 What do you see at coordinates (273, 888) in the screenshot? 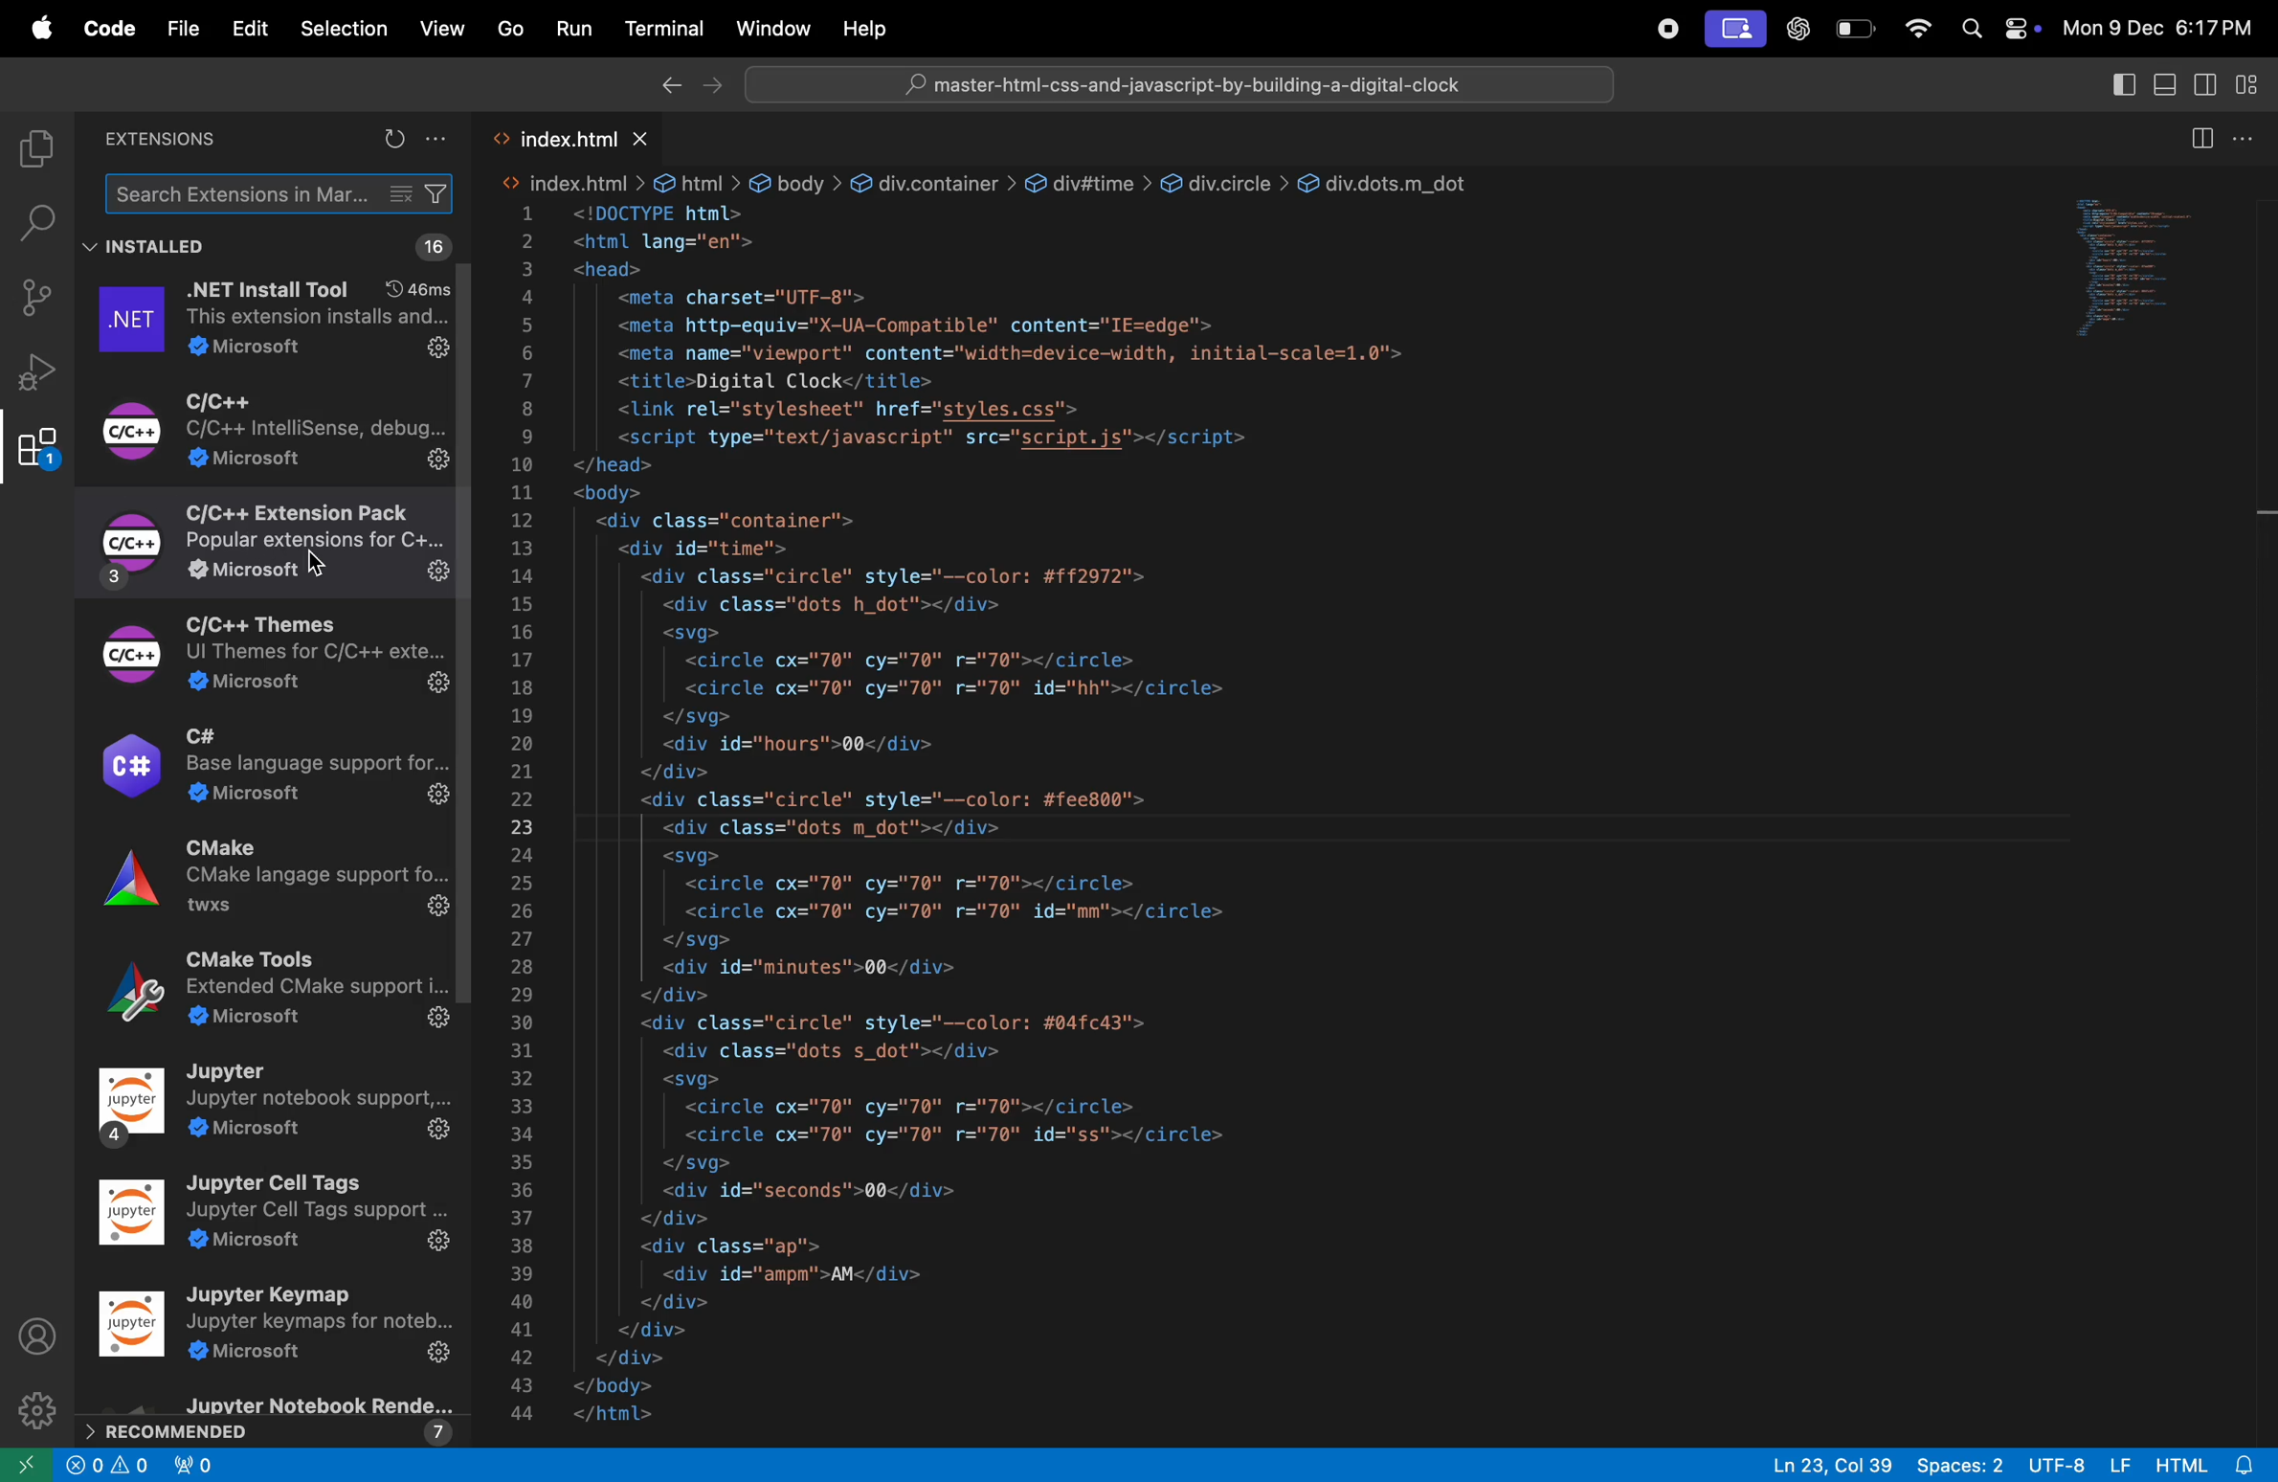
I see `C make extensions` at bounding box center [273, 888].